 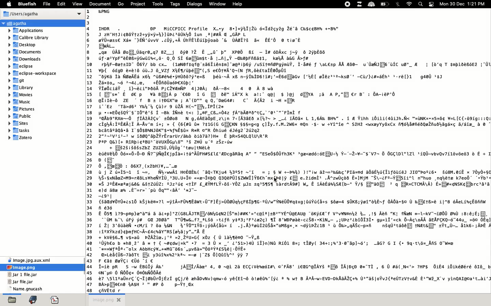 I want to click on dialogs, so click(x=195, y=5).